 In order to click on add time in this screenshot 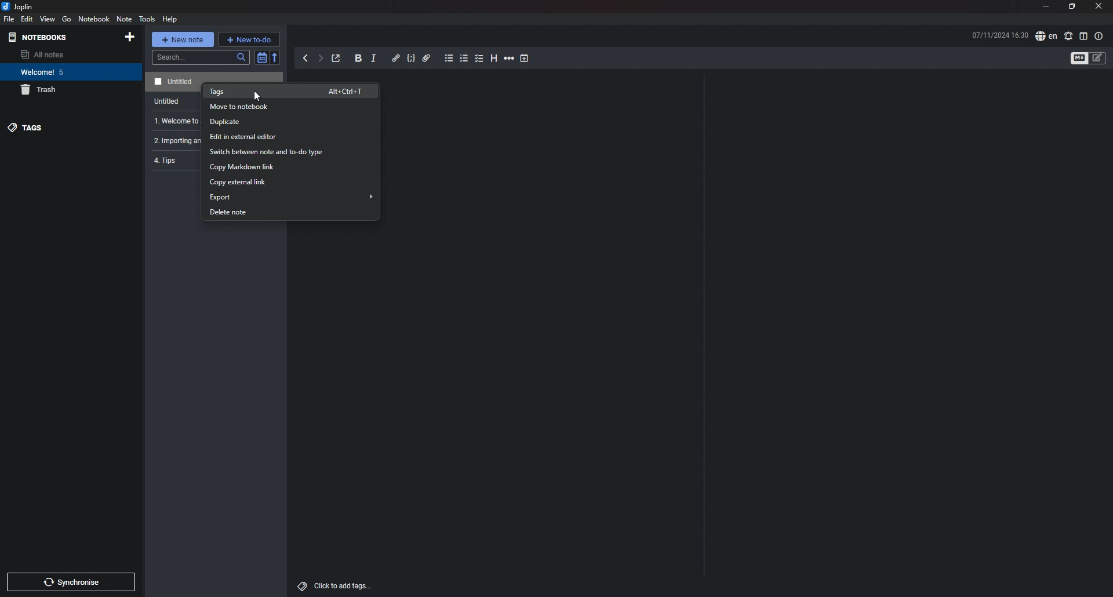, I will do `click(525, 58)`.